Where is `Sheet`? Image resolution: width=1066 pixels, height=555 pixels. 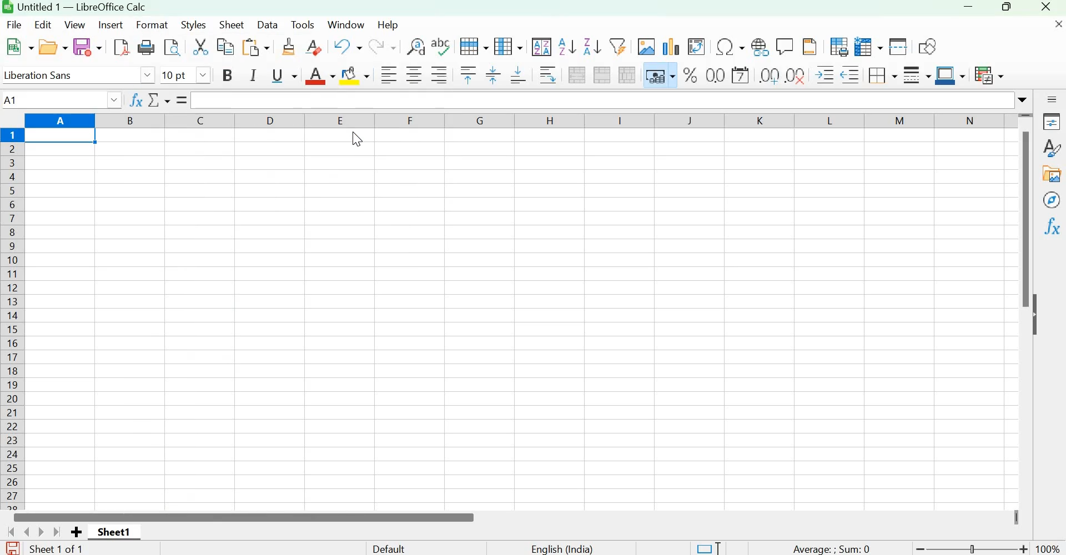 Sheet is located at coordinates (233, 24).